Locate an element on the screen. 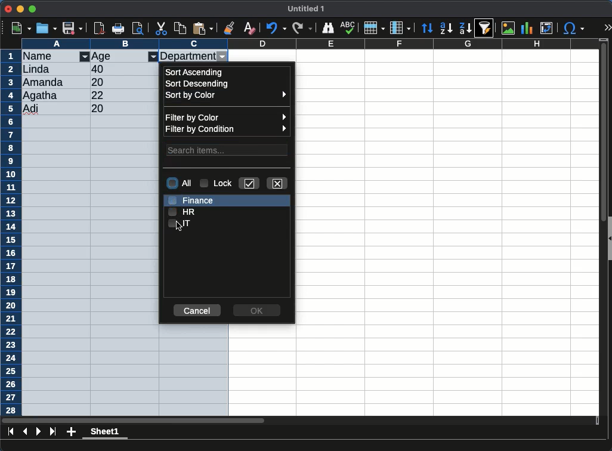 The width and height of the screenshot is (612, 451). descending  is located at coordinates (199, 84).